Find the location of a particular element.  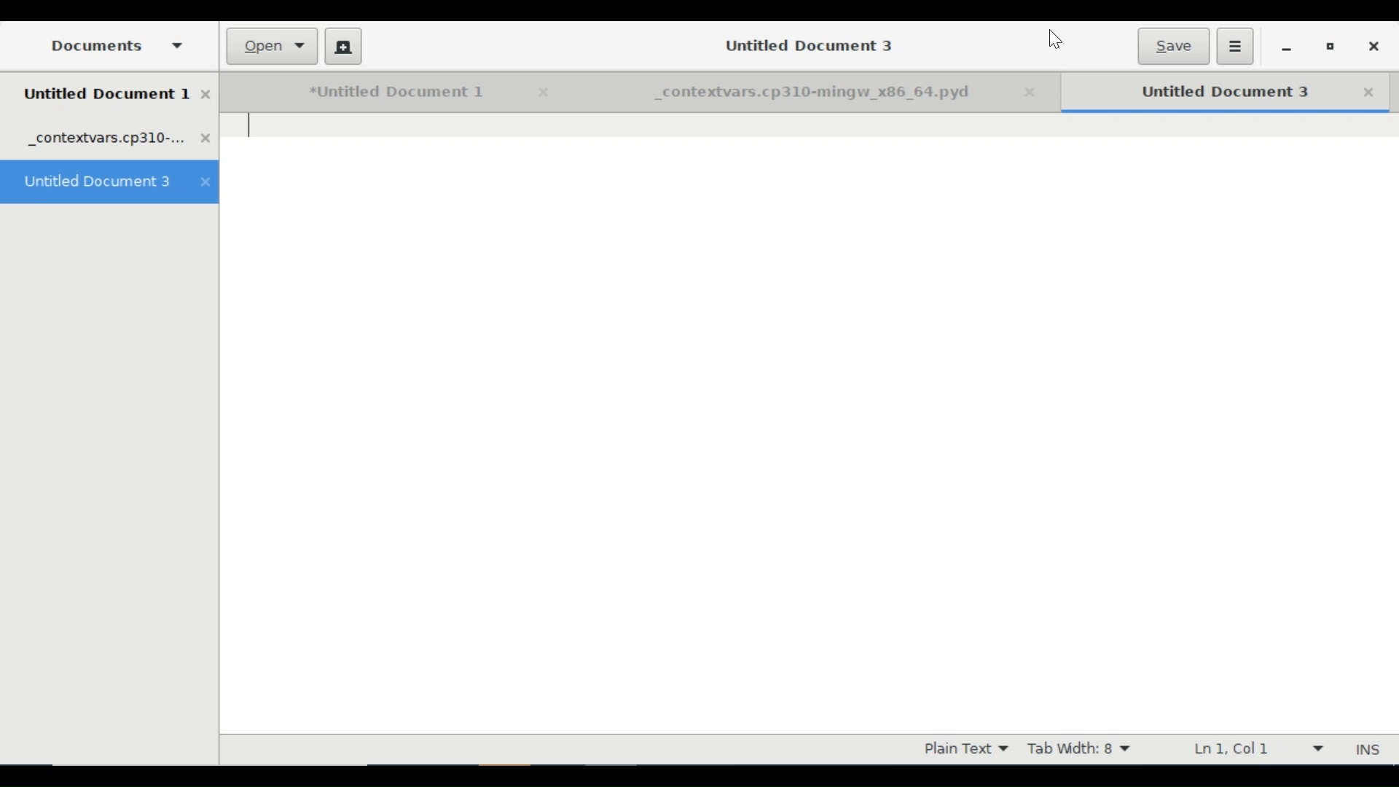

restore is located at coordinates (1331, 49).